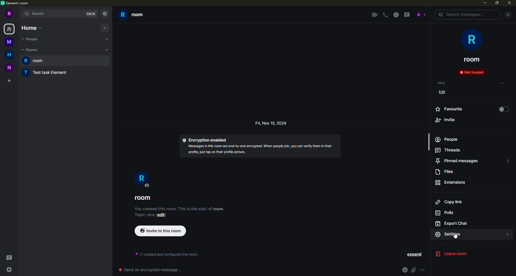 The height and width of the screenshot is (276, 516). Describe the element at coordinates (472, 59) in the screenshot. I see `room` at that location.